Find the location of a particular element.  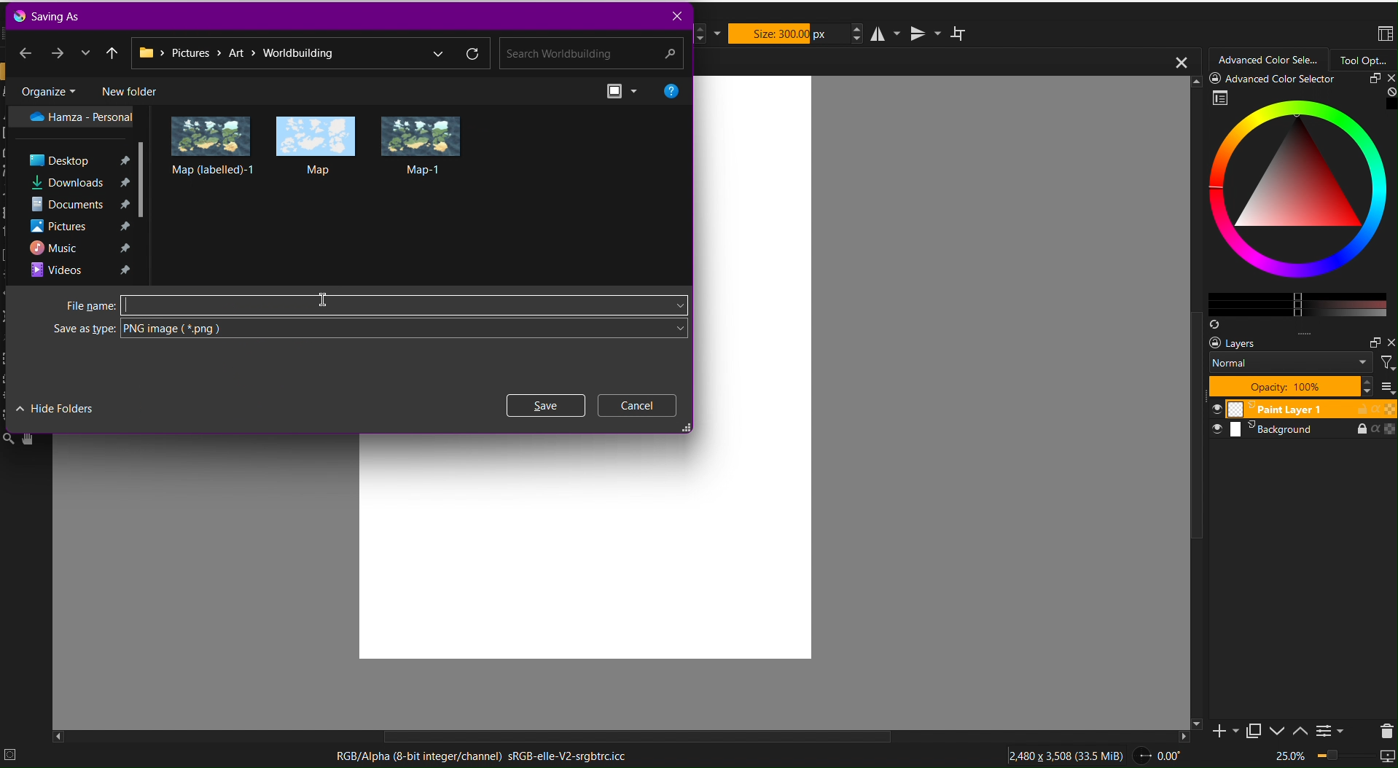

cursor is located at coordinates (331, 301).